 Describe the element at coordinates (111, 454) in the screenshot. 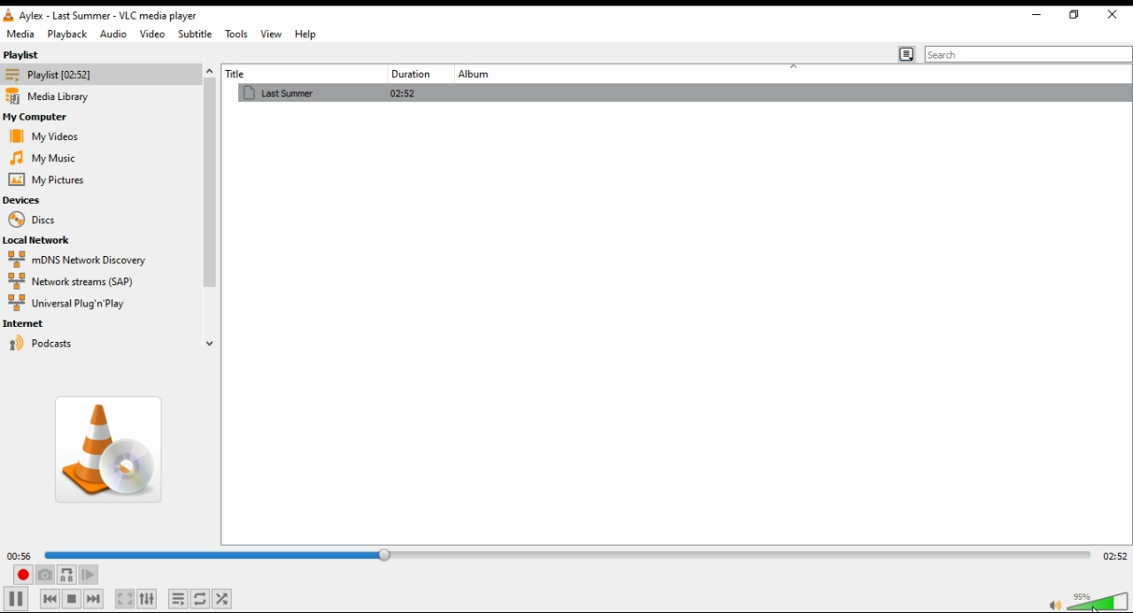

I see `album art` at that location.